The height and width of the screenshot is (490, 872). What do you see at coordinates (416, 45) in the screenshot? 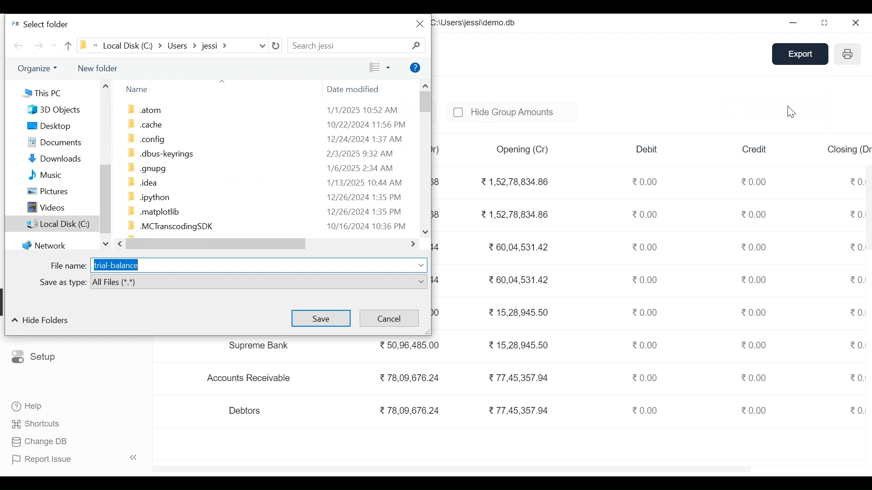
I see `Search` at bounding box center [416, 45].